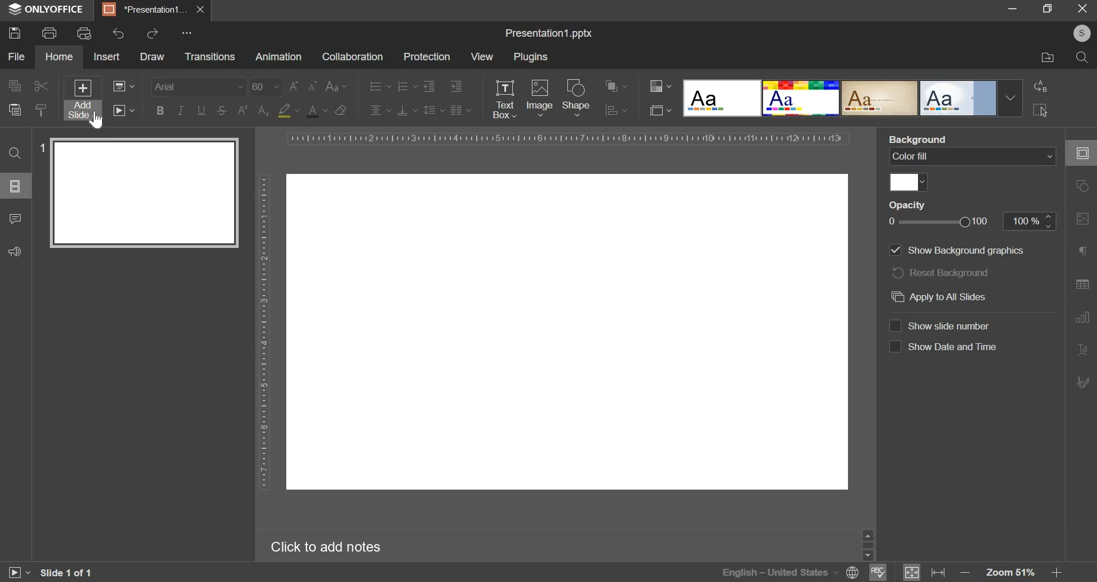 The width and height of the screenshot is (1097, 582). What do you see at coordinates (1041, 110) in the screenshot?
I see `select` at bounding box center [1041, 110].